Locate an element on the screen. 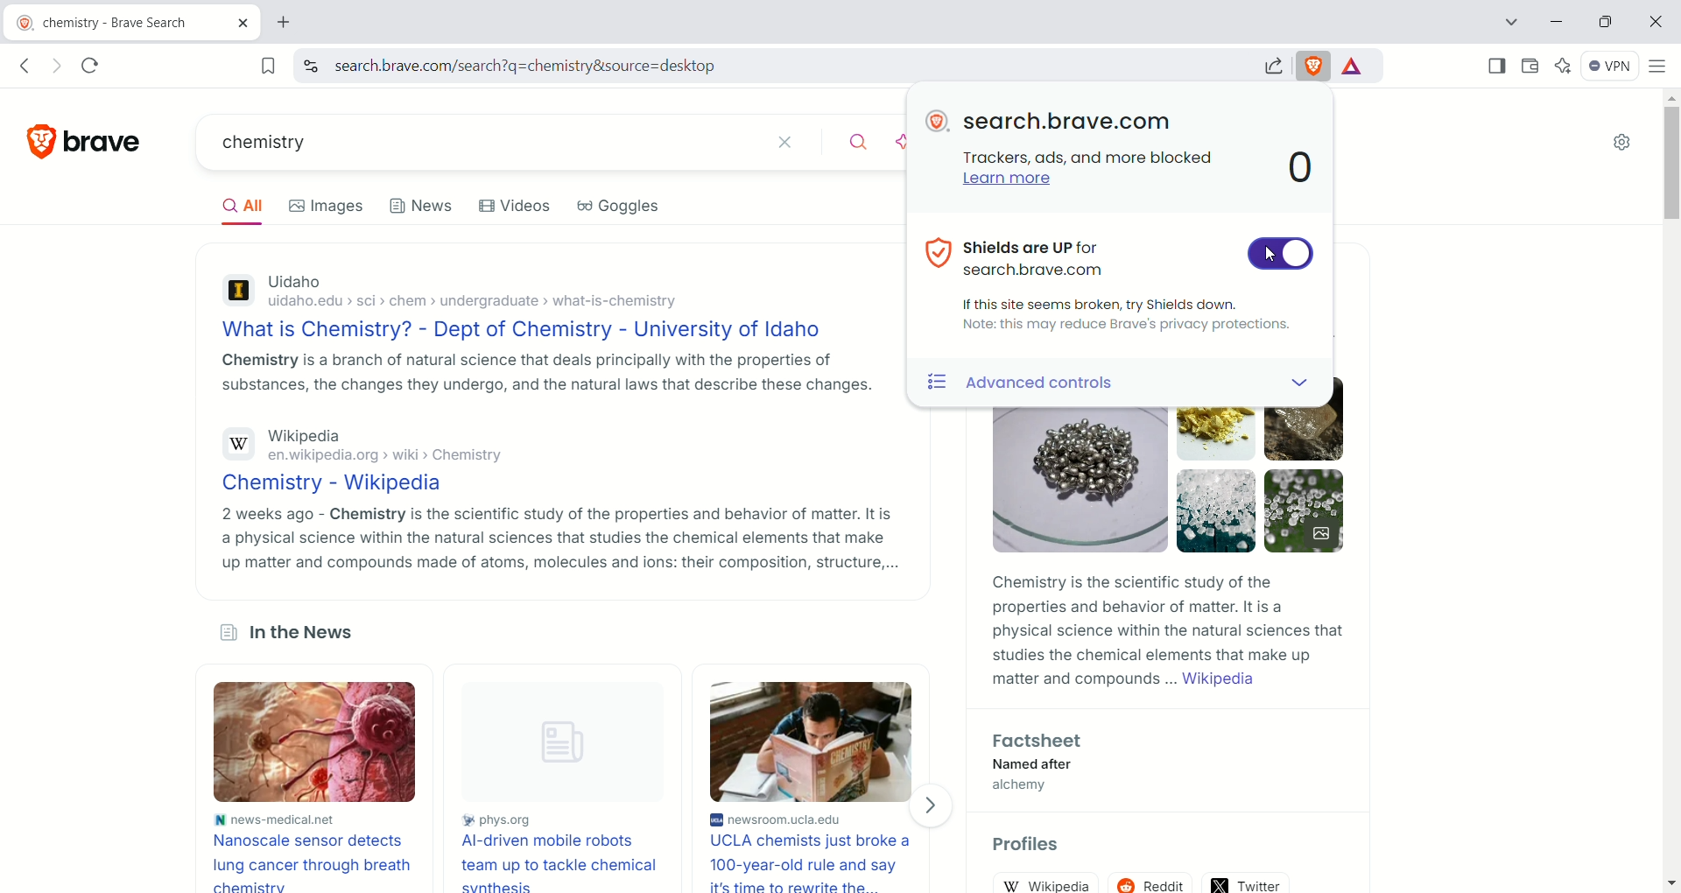  Wikipedia, reddit, twitter is located at coordinates (1164, 878).